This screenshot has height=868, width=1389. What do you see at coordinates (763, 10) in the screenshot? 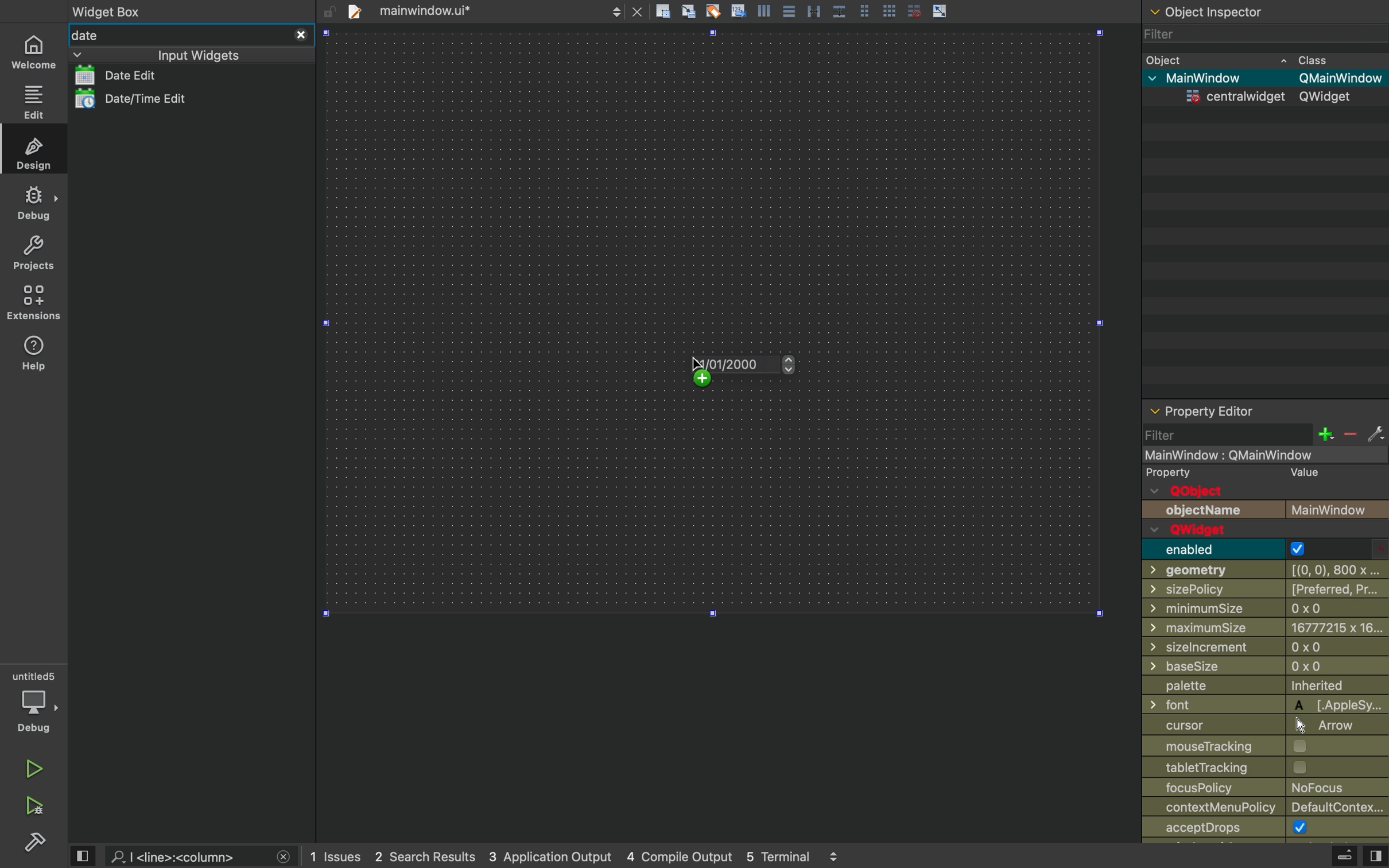
I see `align left` at bounding box center [763, 10].